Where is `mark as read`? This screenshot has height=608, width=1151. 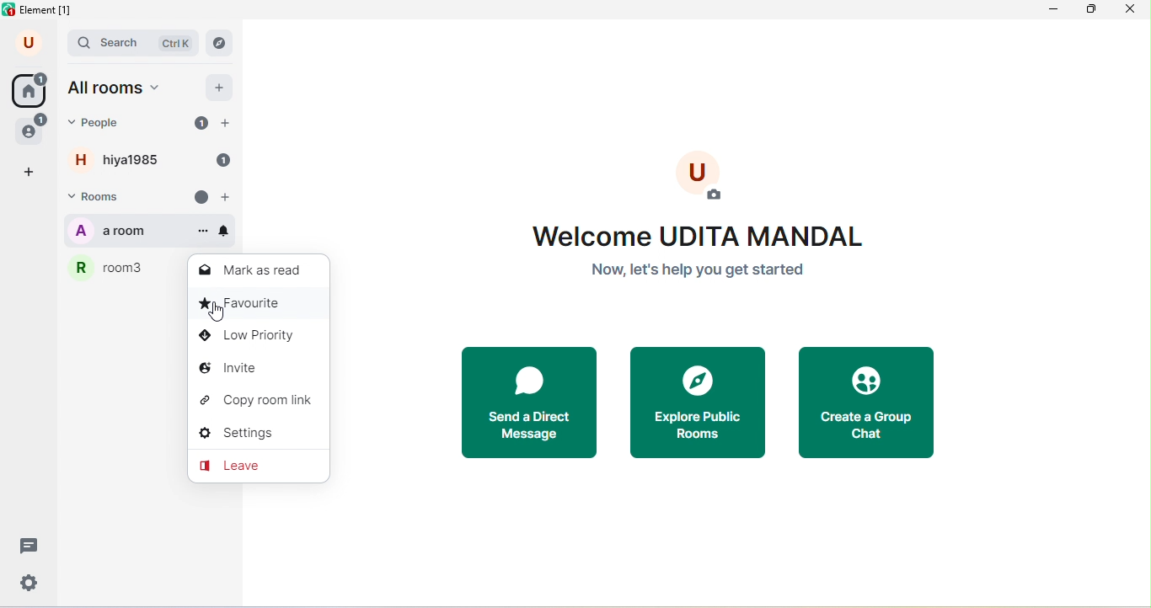
mark as read is located at coordinates (254, 271).